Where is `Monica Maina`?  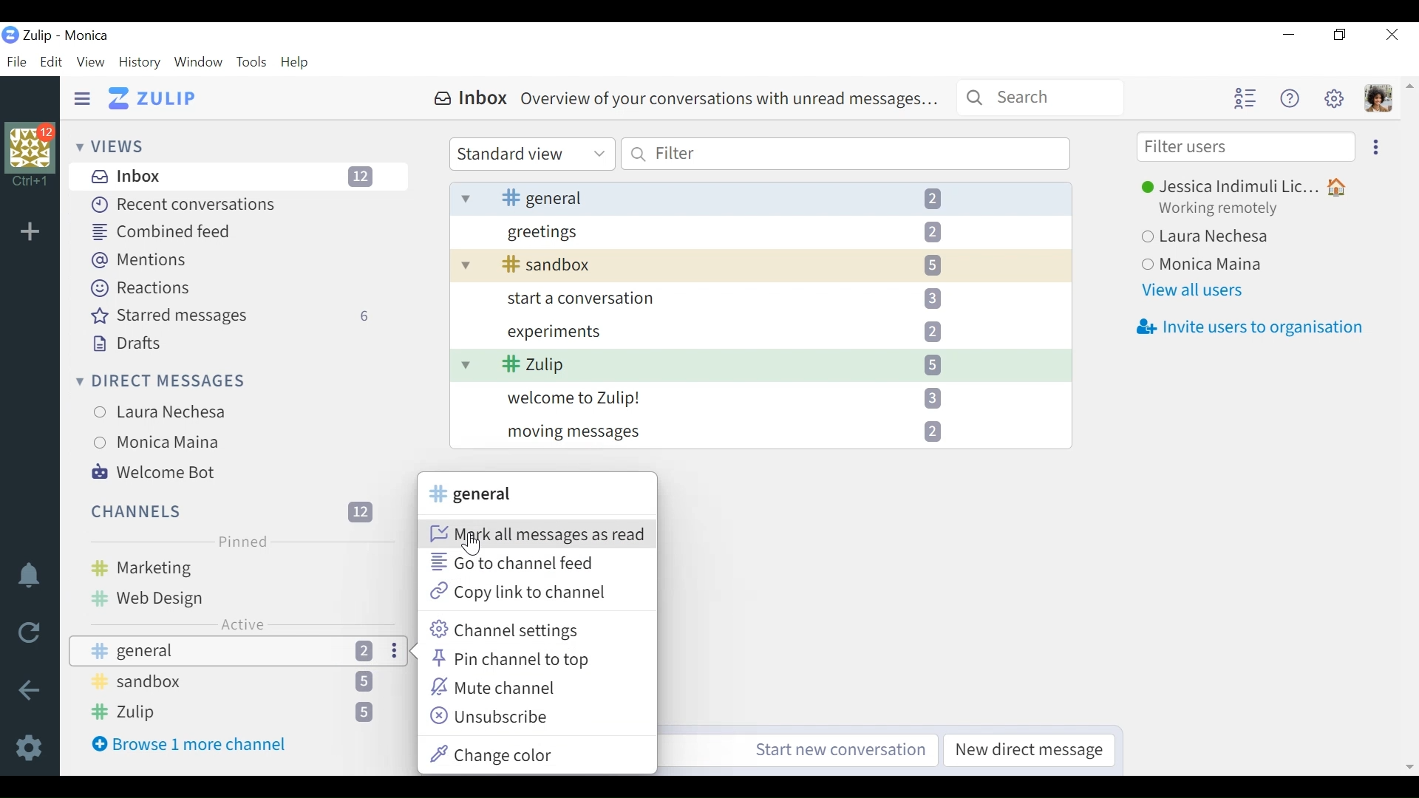
Monica Maina is located at coordinates (1248, 265).